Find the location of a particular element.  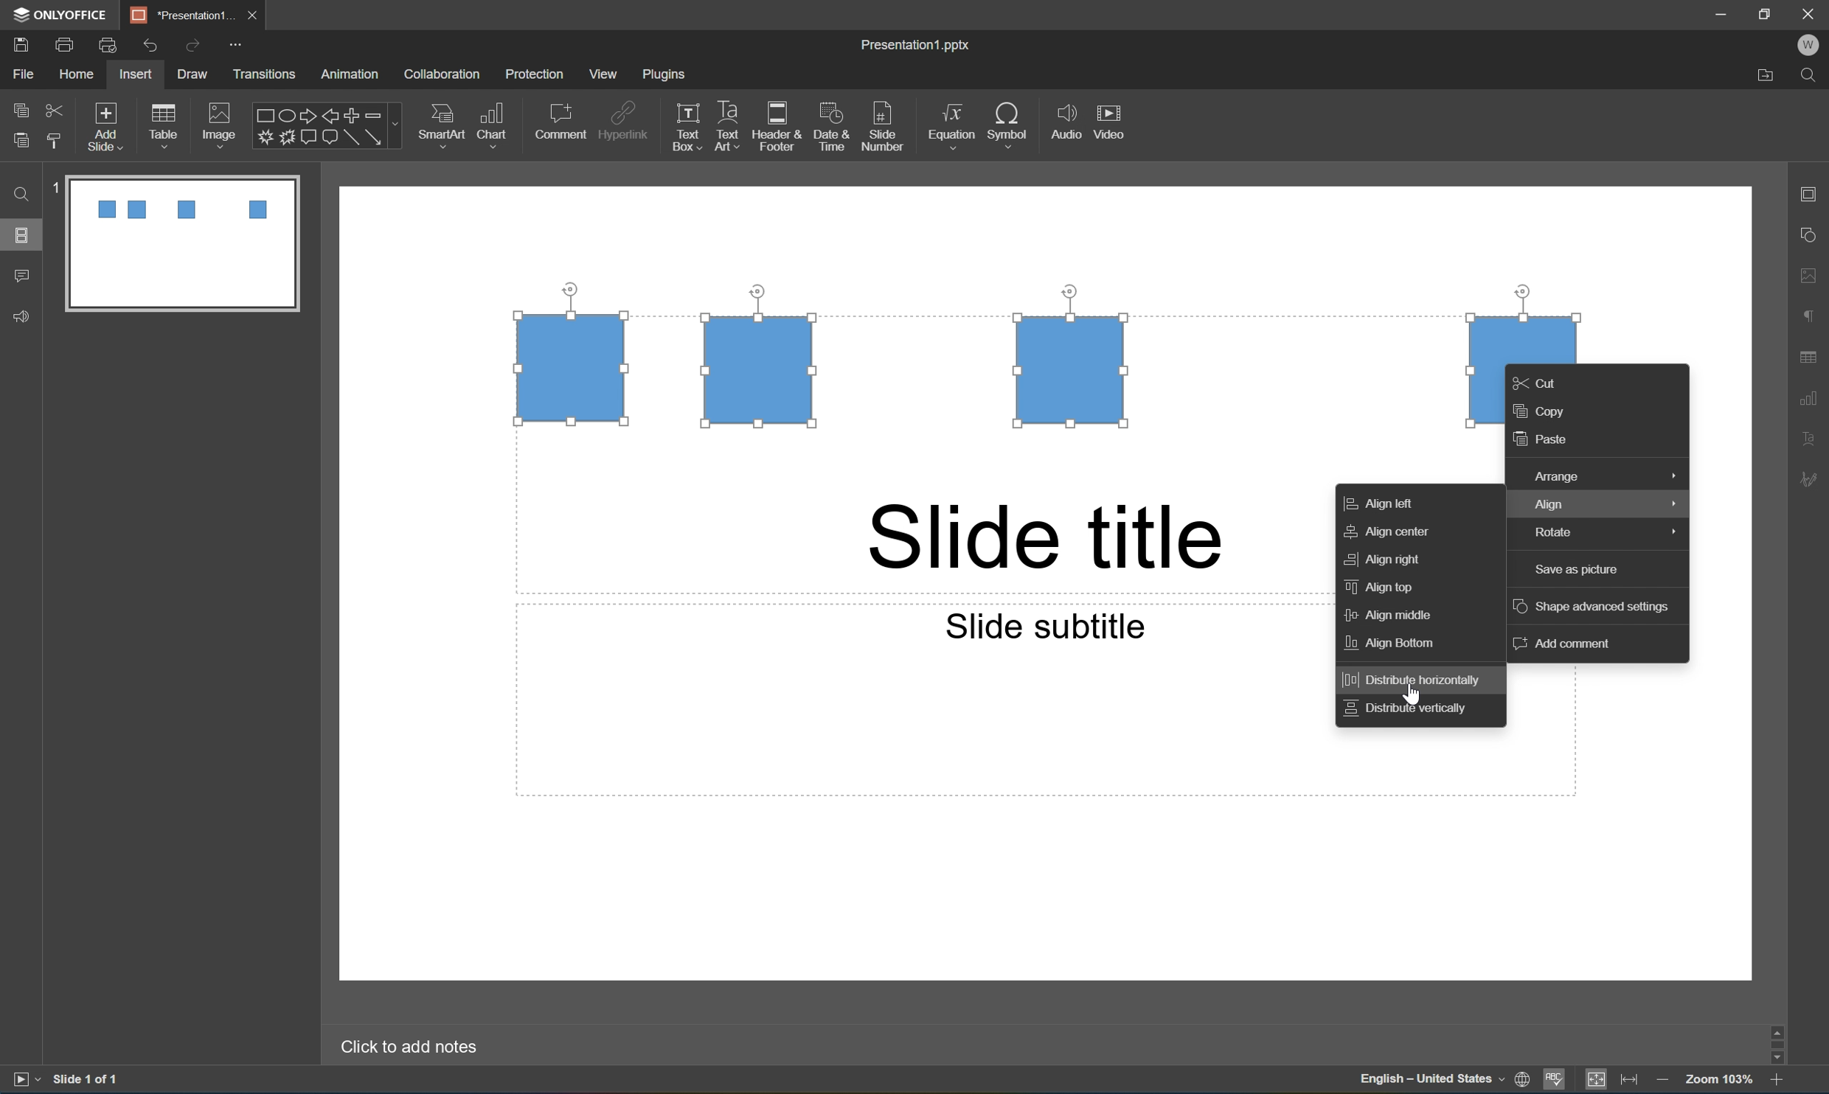

zoom 100% is located at coordinates (1721, 1081).